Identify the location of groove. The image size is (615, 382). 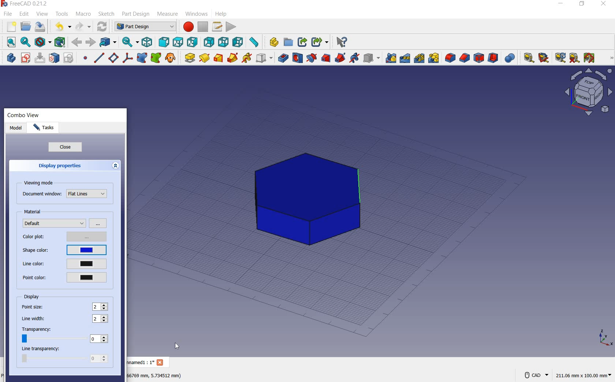
(311, 58).